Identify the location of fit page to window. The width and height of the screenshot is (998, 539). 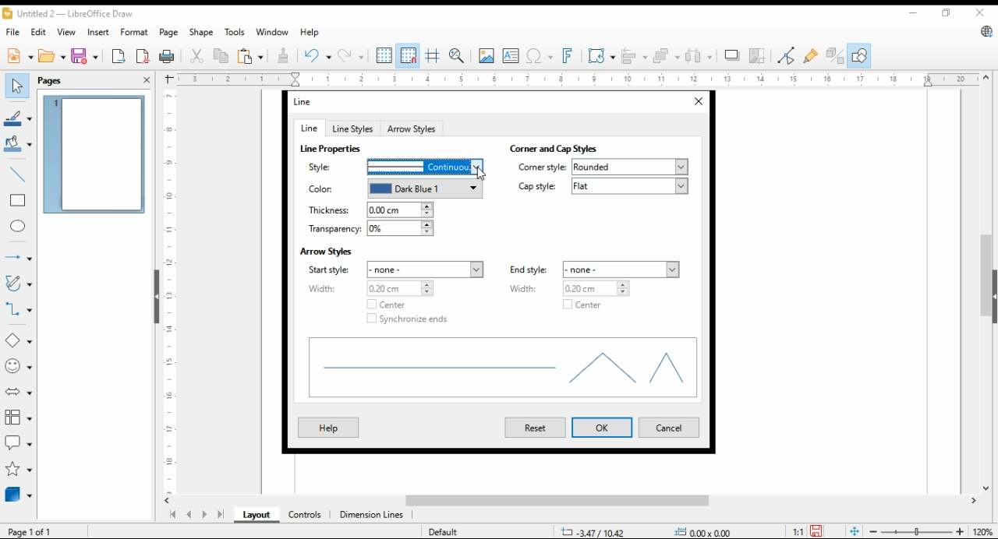
(855, 532).